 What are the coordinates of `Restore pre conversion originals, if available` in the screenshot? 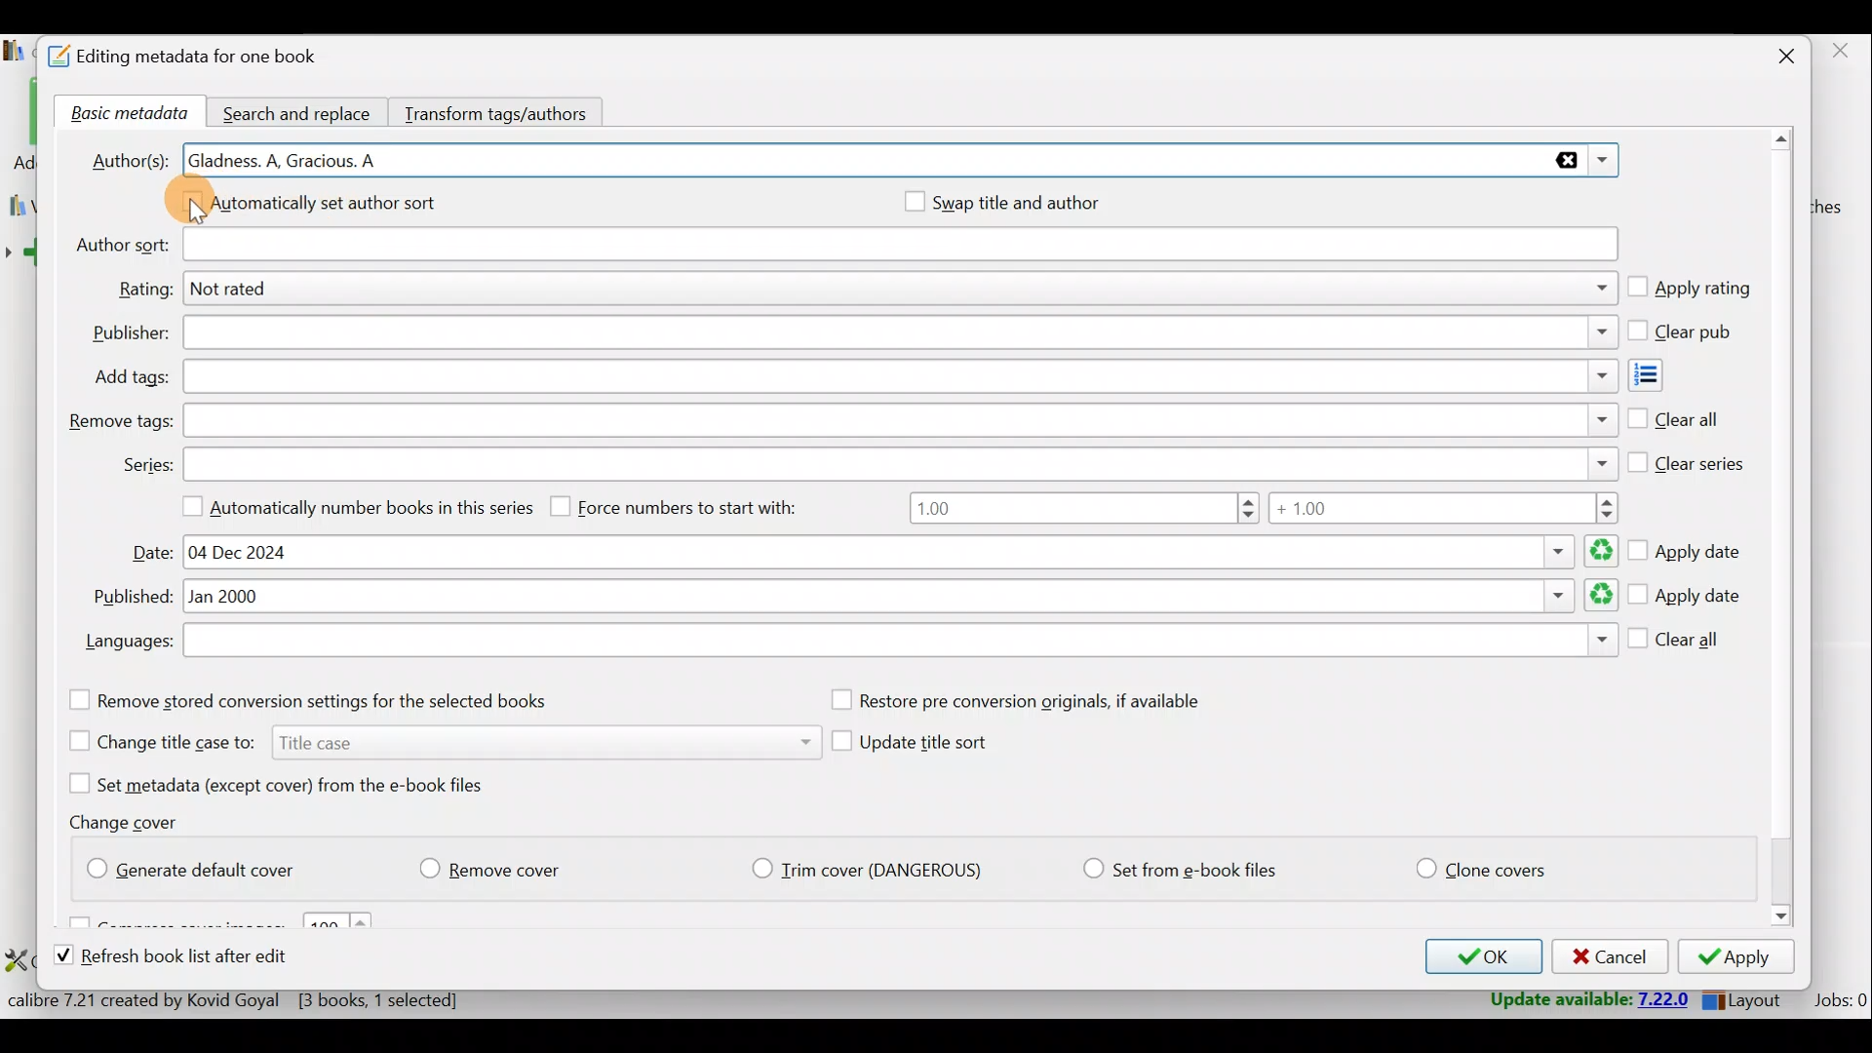 It's located at (1036, 701).